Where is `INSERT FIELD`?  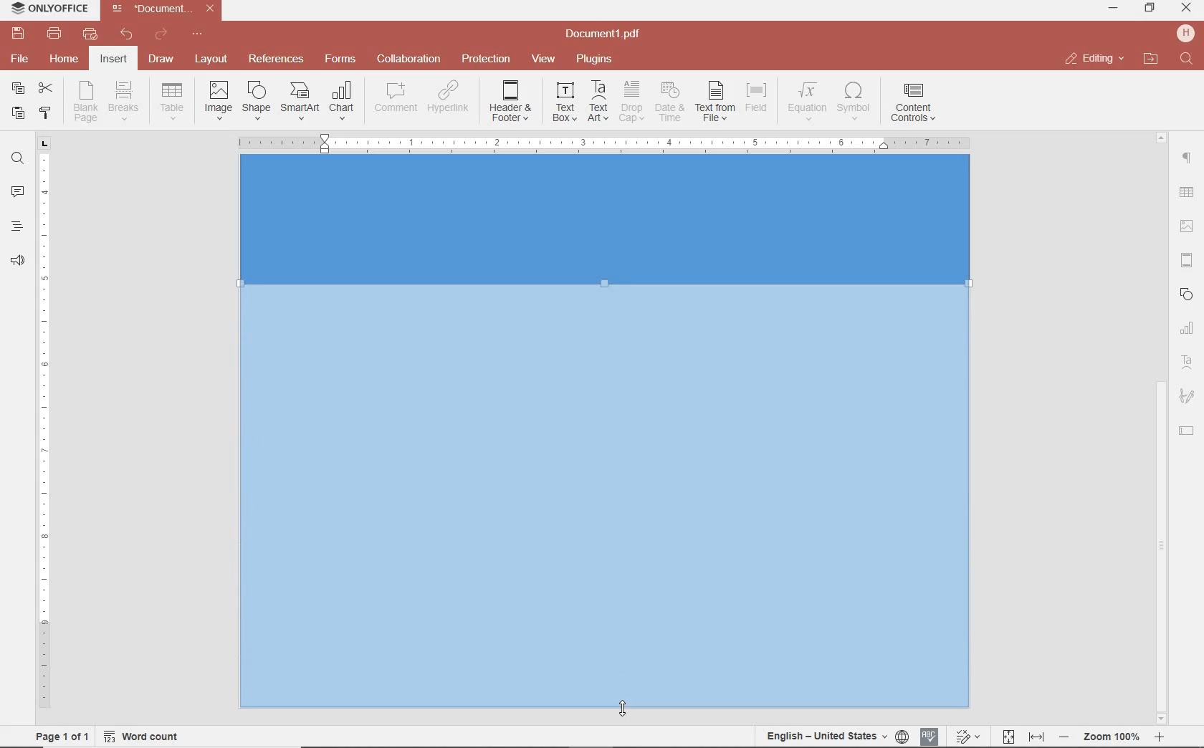 INSERT FIELD is located at coordinates (758, 97).